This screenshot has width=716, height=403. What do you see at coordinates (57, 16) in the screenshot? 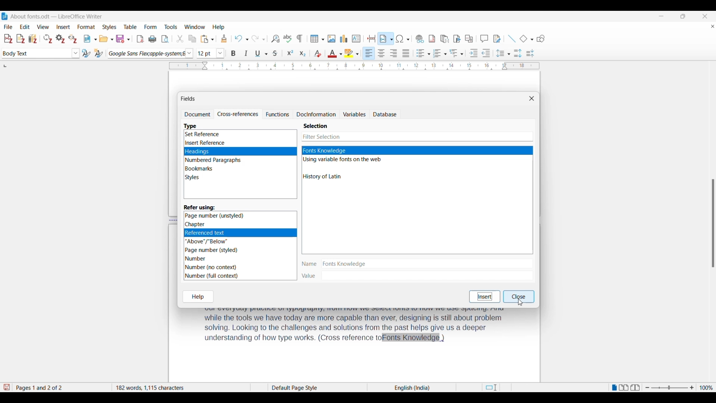
I see `About fonts.odt- LibreOffice Writer` at bounding box center [57, 16].